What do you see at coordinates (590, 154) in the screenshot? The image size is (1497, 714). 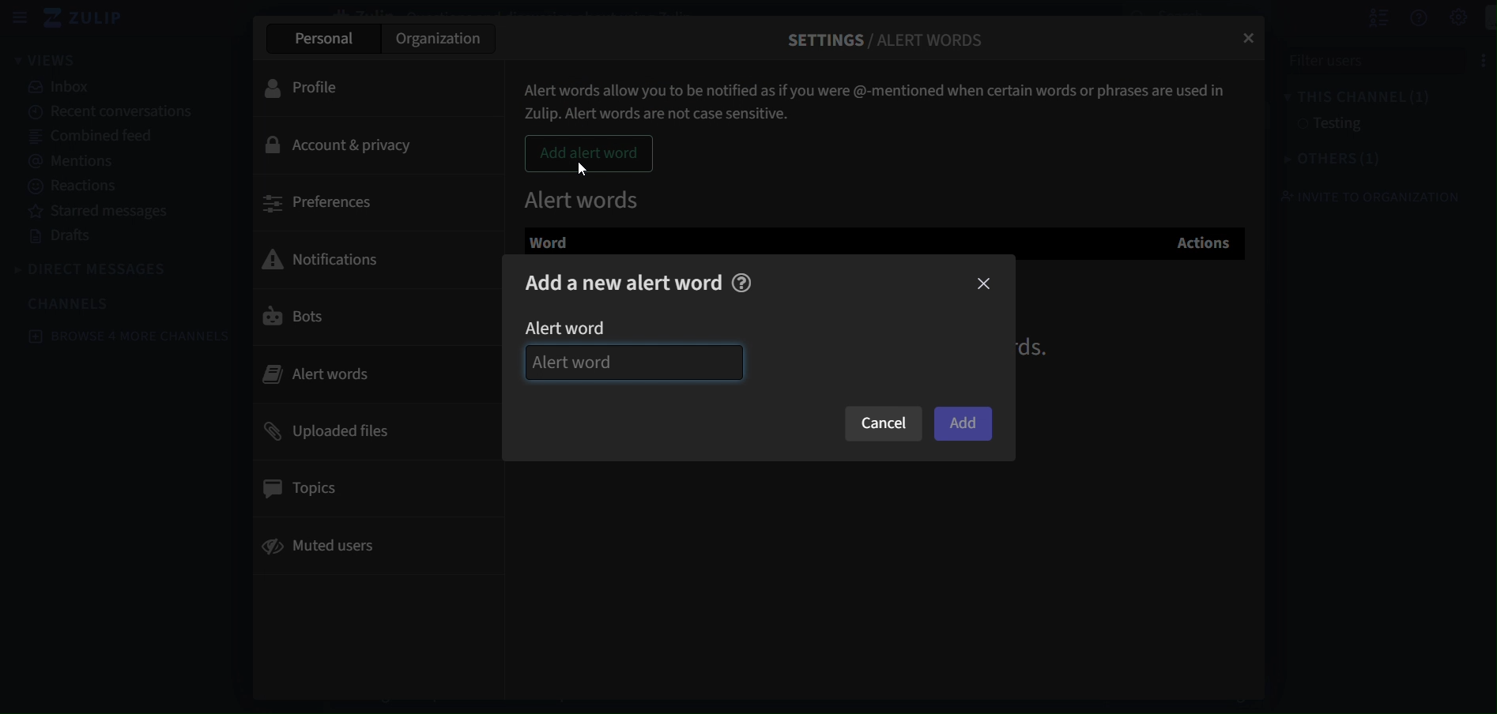 I see `add alert word` at bounding box center [590, 154].